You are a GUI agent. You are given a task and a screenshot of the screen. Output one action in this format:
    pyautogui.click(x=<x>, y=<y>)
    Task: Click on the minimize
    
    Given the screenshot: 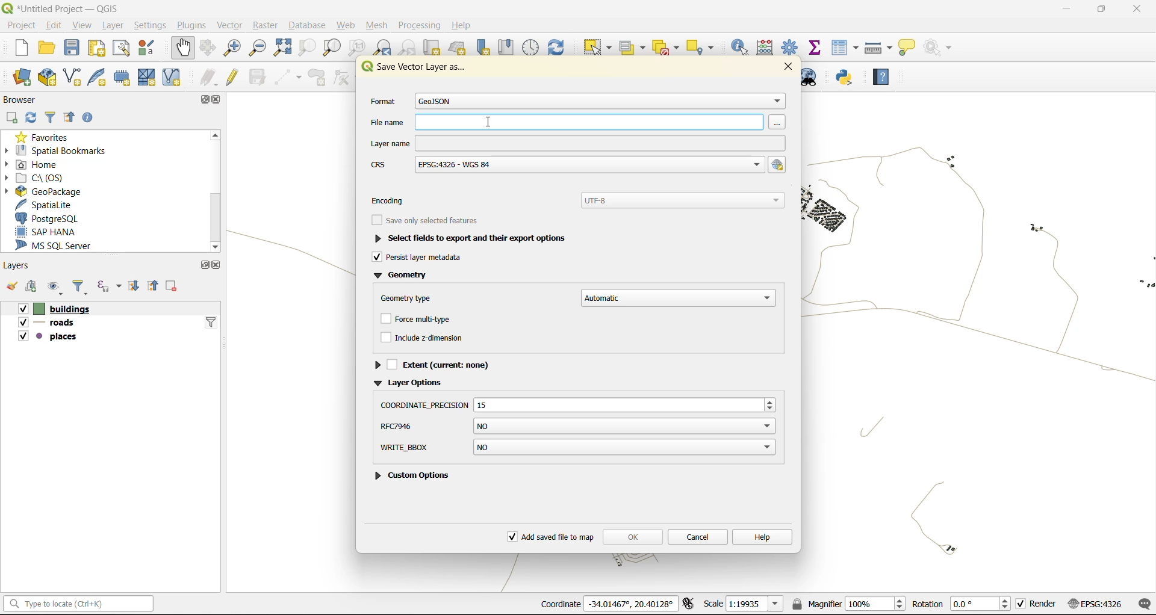 What is the action you would take?
    pyautogui.click(x=1063, y=11)
    